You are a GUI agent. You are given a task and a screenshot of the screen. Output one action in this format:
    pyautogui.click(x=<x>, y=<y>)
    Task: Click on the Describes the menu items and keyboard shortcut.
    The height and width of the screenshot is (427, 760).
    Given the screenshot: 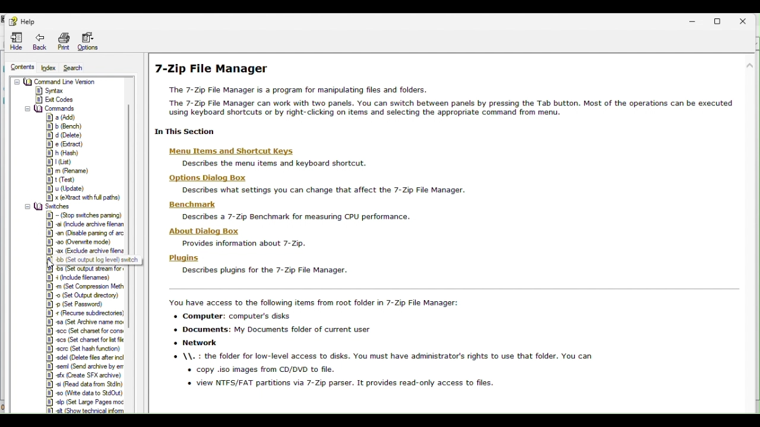 What is the action you would take?
    pyautogui.click(x=271, y=164)
    